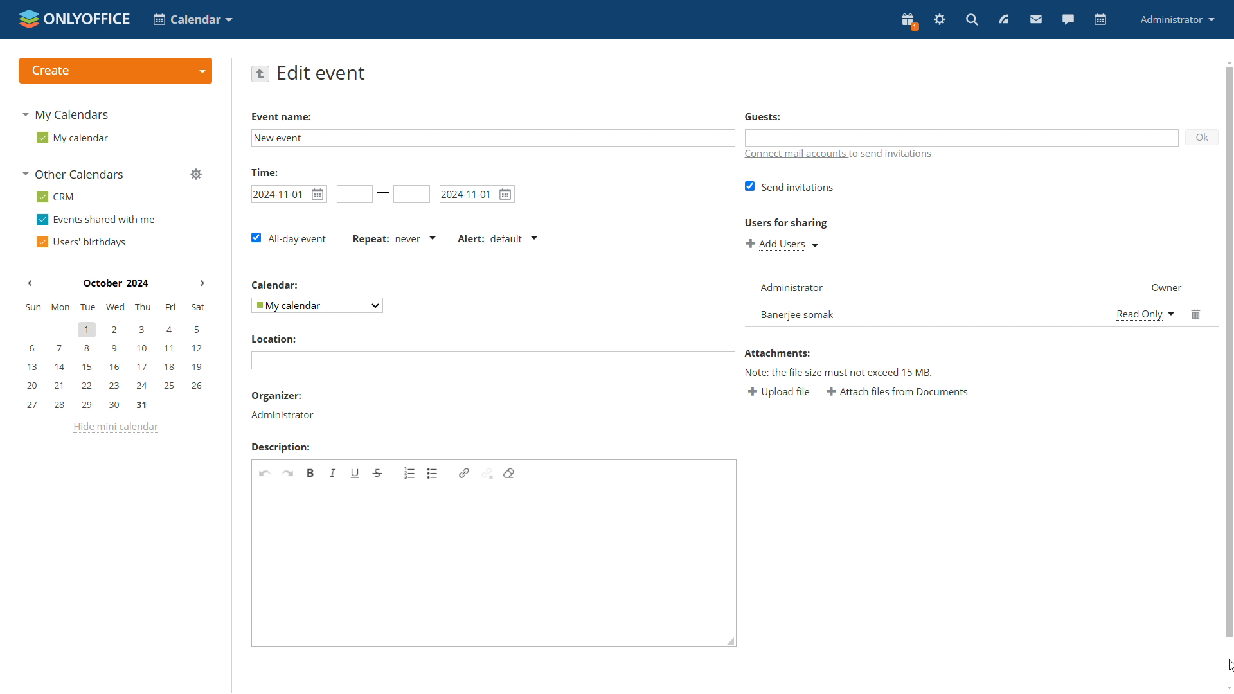  What do you see at coordinates (493, 361) in the screenshot?
I see `add location` at bounding box center [493, 361].